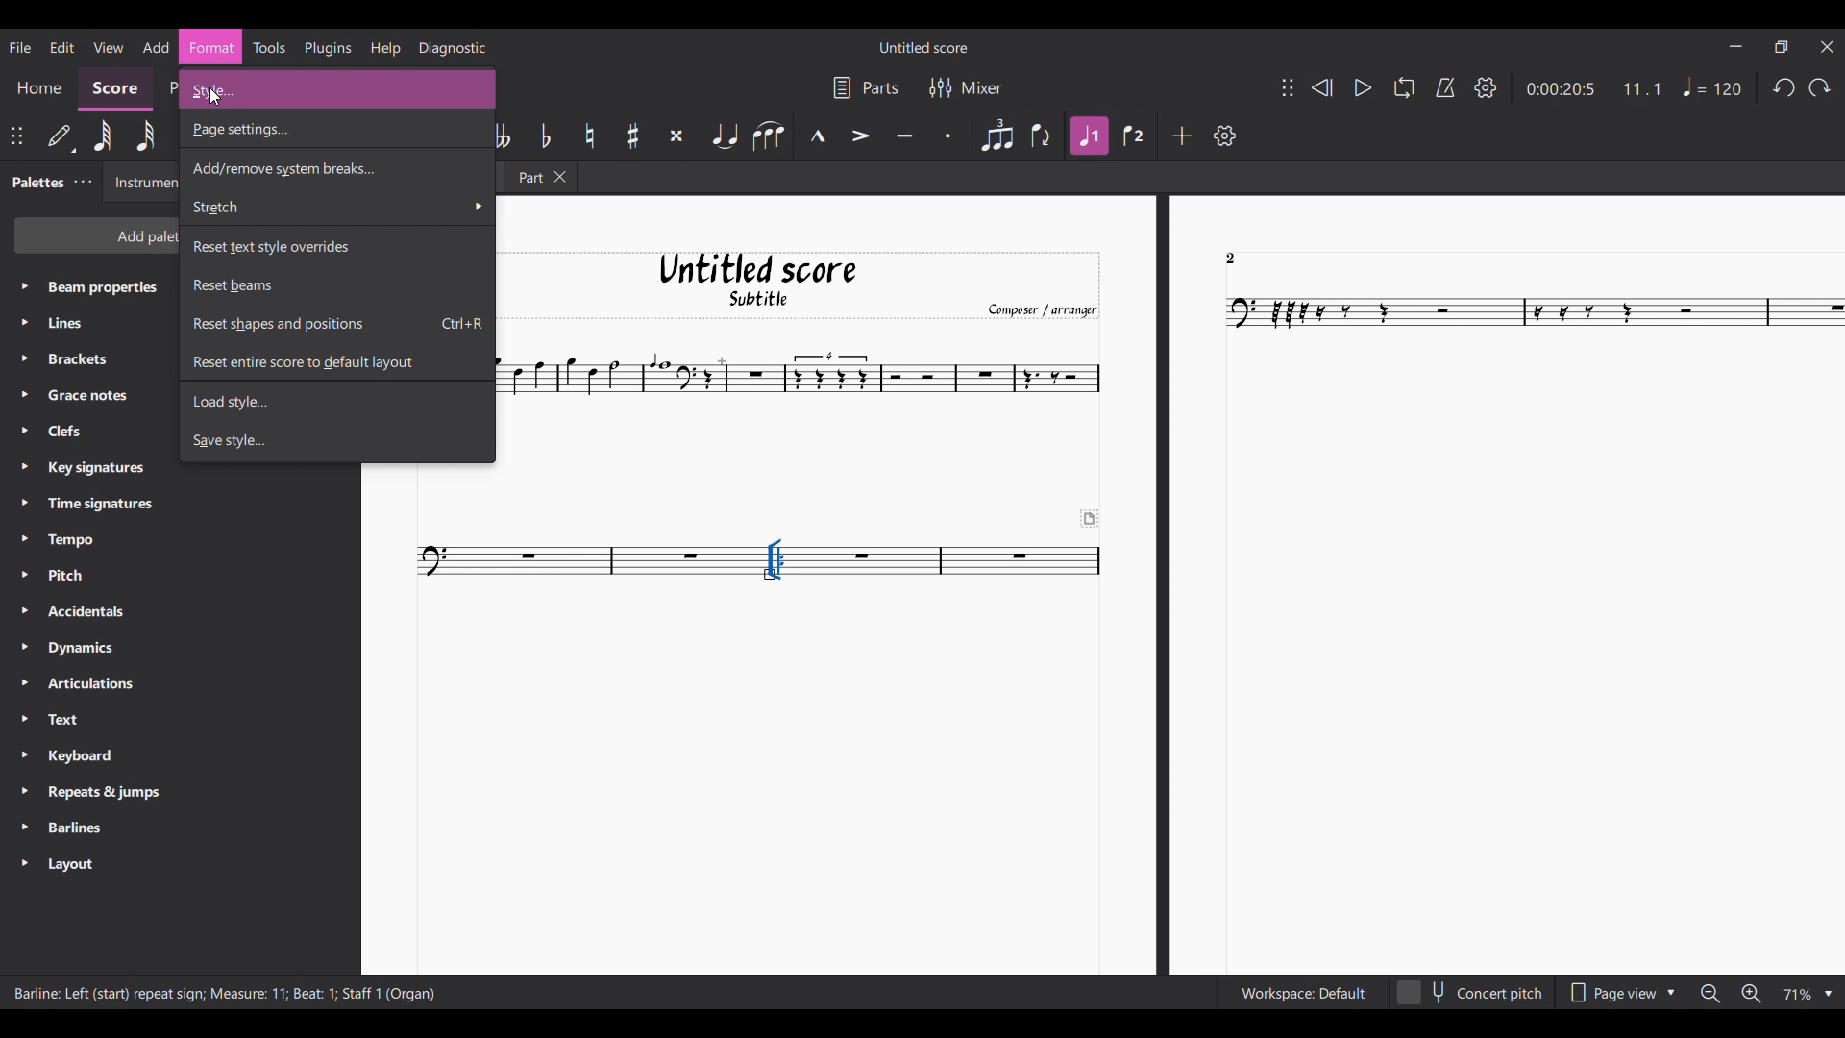 The height and width of the screenshot is (1038, 1845). I want to click on Minimize, so click(1736, 46).